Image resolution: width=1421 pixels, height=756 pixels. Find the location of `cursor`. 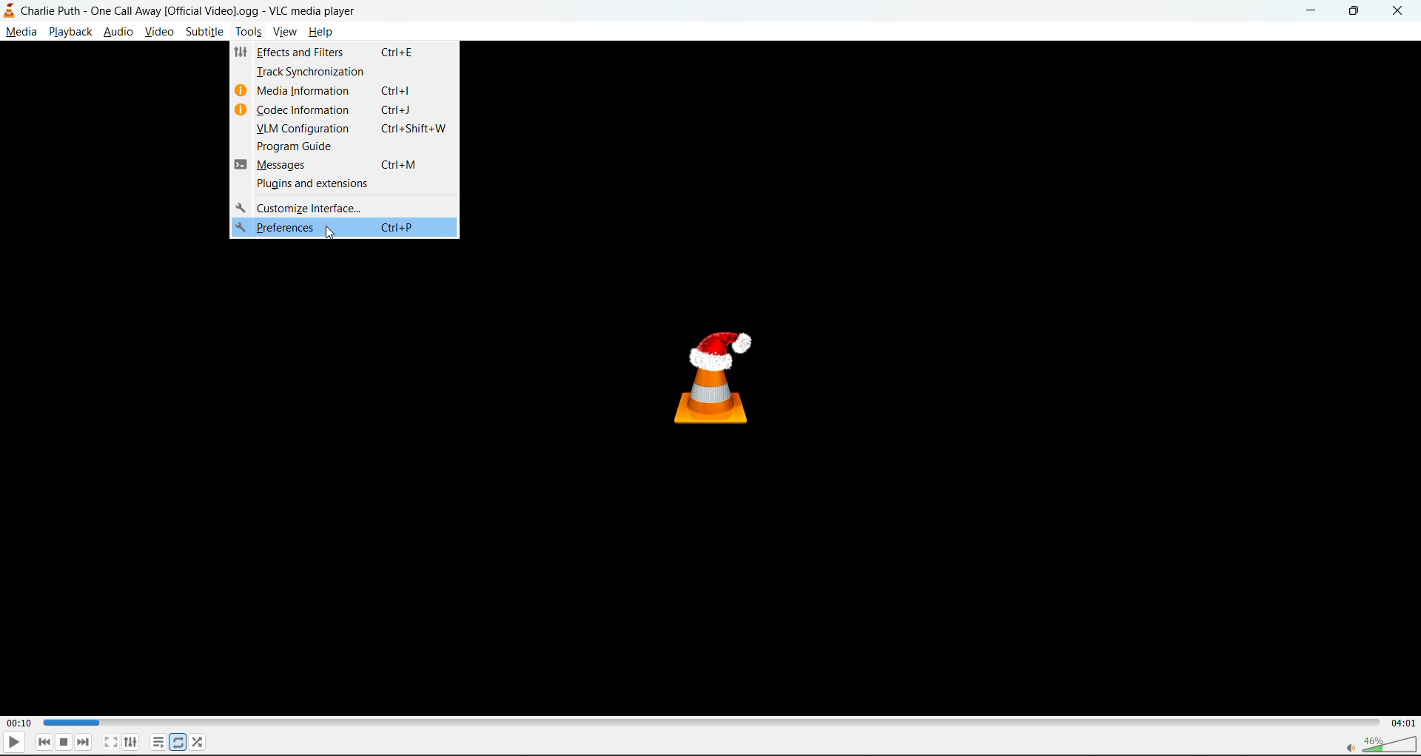

cursor is located at coordinates (329, 236).